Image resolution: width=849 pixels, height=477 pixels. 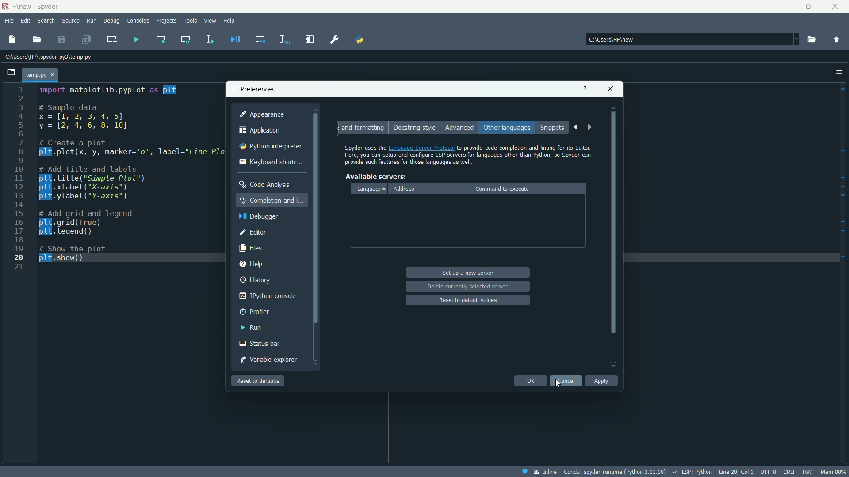 What do you see at coordinates (601, 381) in the screenshot?
I see `apply` at bounding box center [601, 381].